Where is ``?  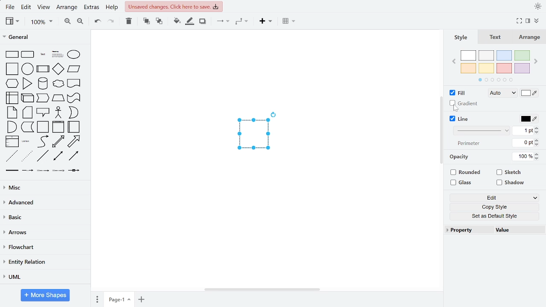  is located at coordinates (57, 171).